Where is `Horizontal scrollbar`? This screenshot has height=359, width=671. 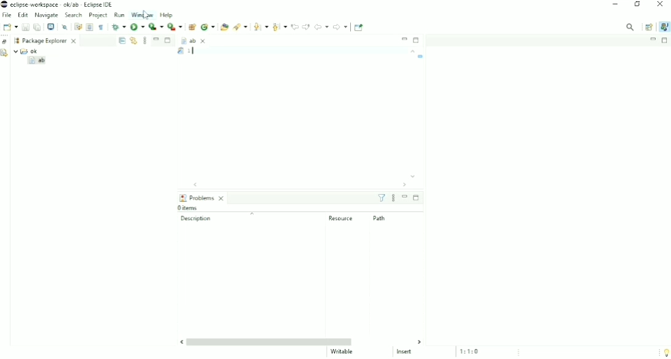
Horizontal scrollbar is located at coordinates (303, 341).